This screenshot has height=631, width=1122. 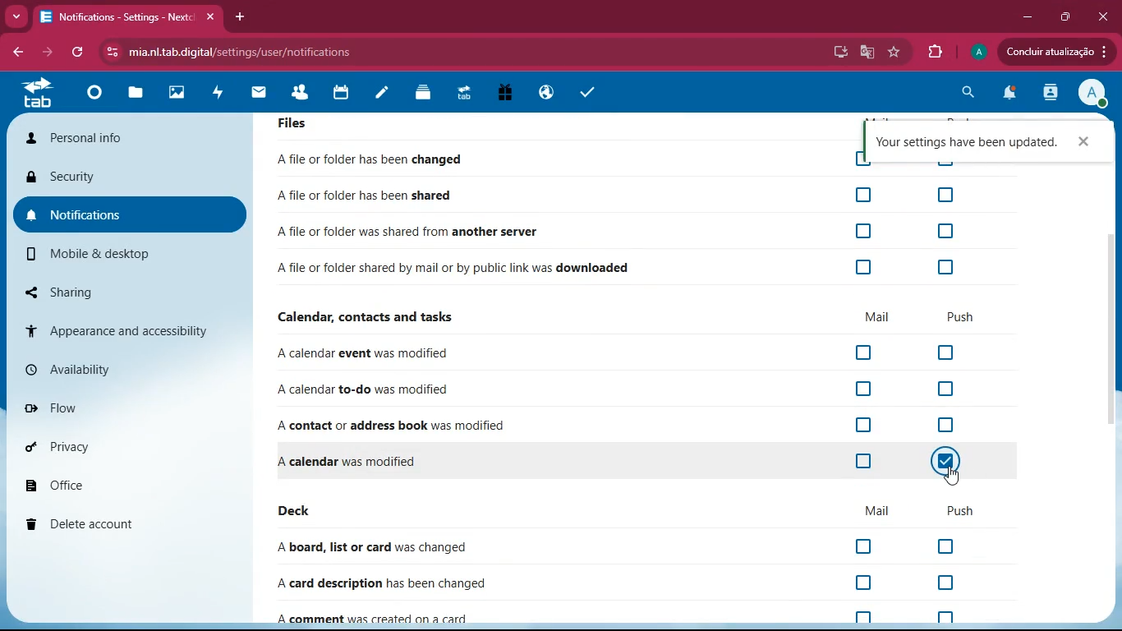 What do you see at coordinates (377, 316) in the screenshot?
I see `calendar` at bounding box center [377, 316].